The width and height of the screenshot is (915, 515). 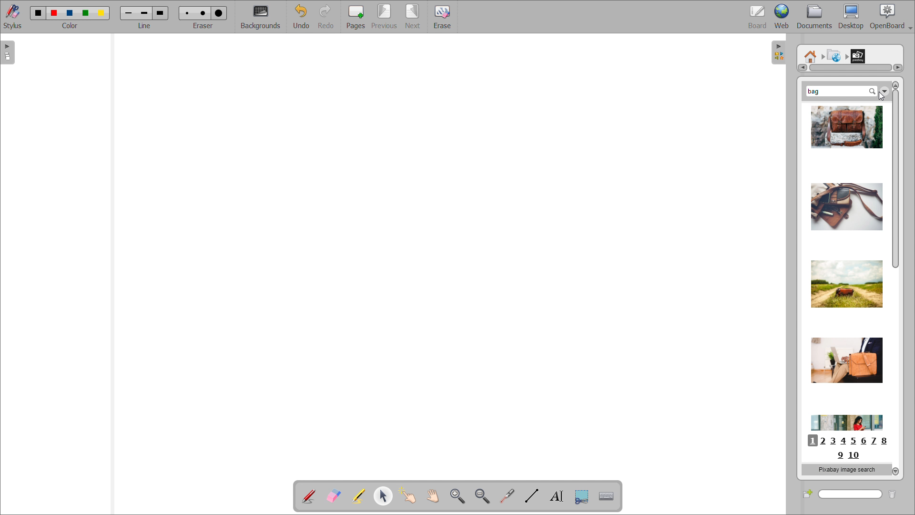 What do you see at coordinates (833, 54) in the screenshot?
I see `Web search` at bounding box center [833, 54].